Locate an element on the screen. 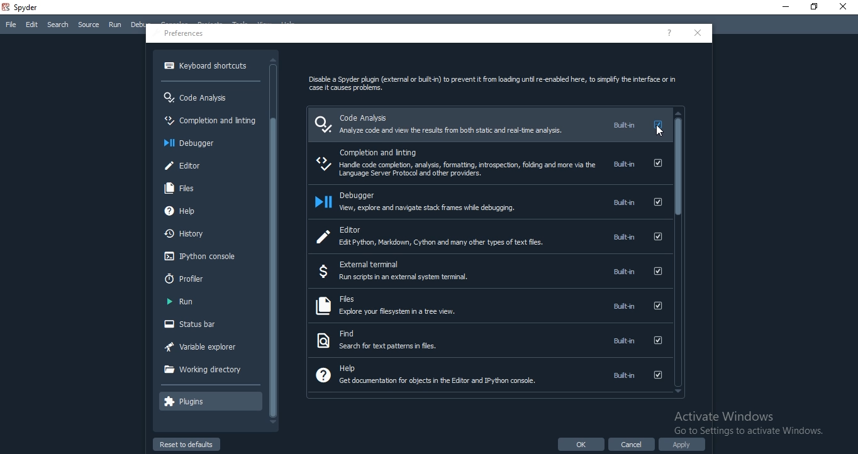 The image size is (858, 454). preferences is located at coordinates (184, 34).